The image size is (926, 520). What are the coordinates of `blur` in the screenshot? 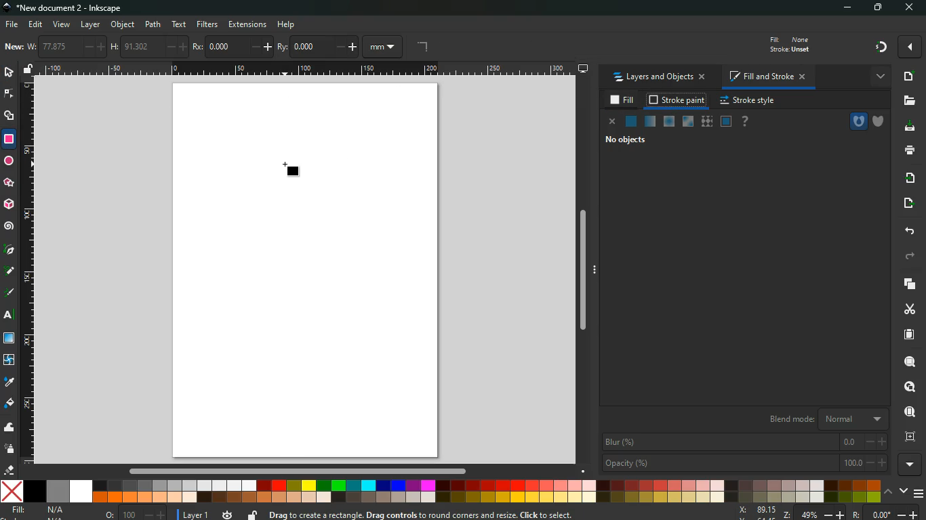 It's located at (742, 441).